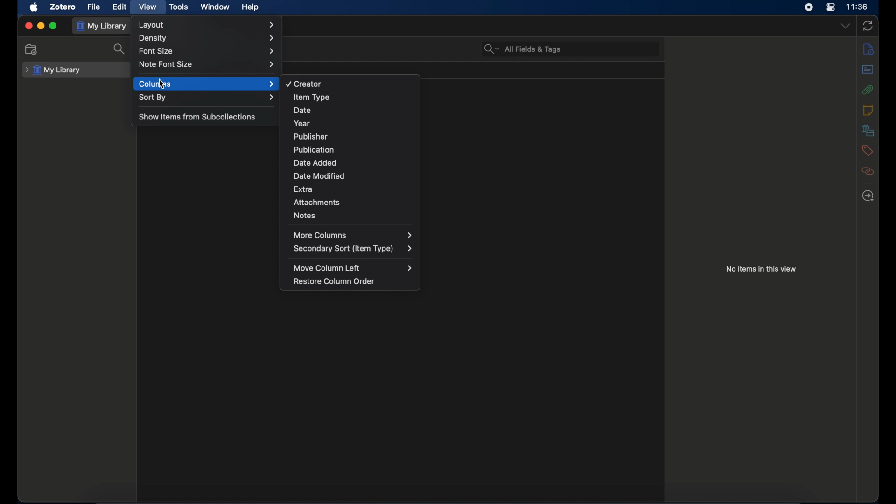 This screenshot has height=504, width=896. Describe the element at coordinates (868, 110) in the screenshot. I see `notes` at that location.